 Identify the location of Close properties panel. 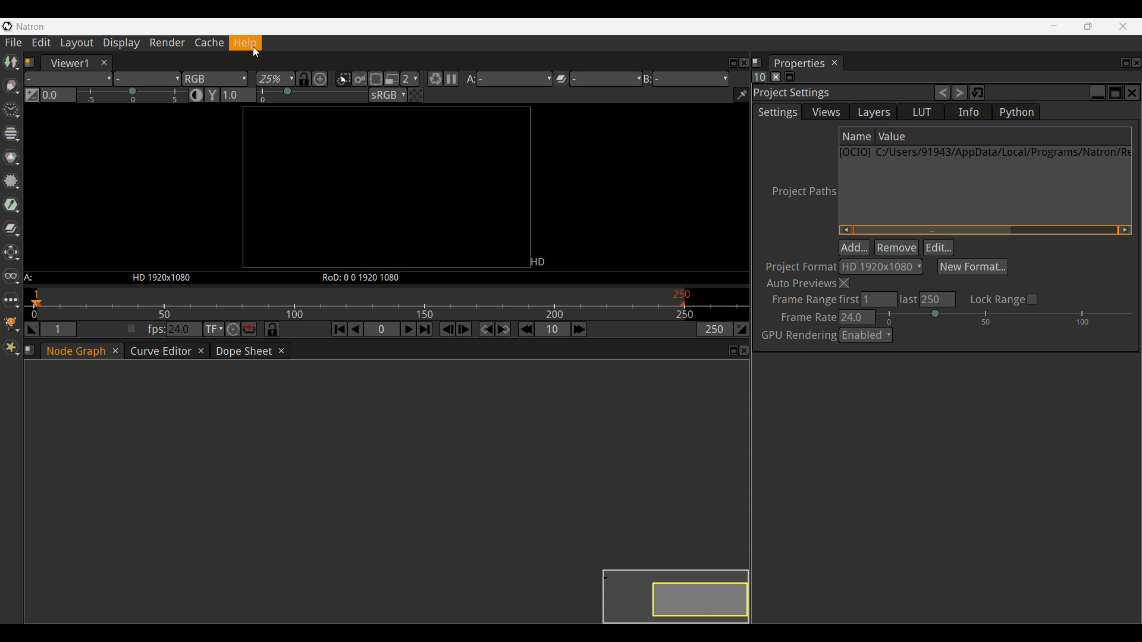
(1137, 62).